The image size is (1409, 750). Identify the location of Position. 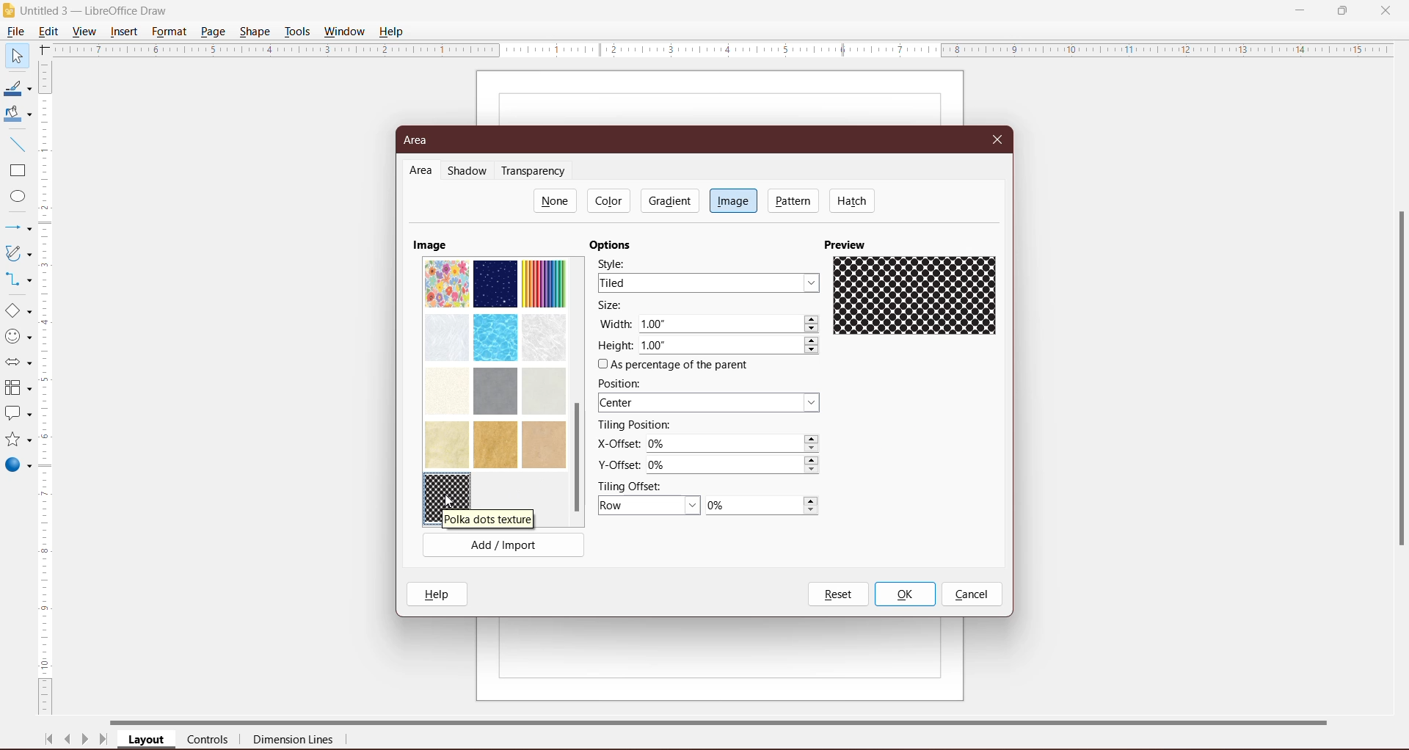
(624, 383).